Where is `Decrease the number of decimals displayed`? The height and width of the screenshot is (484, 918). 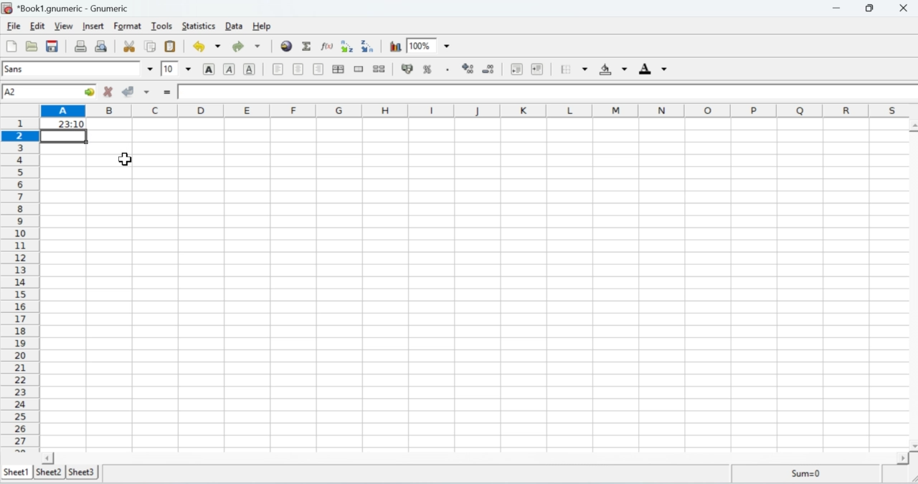 Decrease the number of decimals displayed is located at coordinates (490, 67).